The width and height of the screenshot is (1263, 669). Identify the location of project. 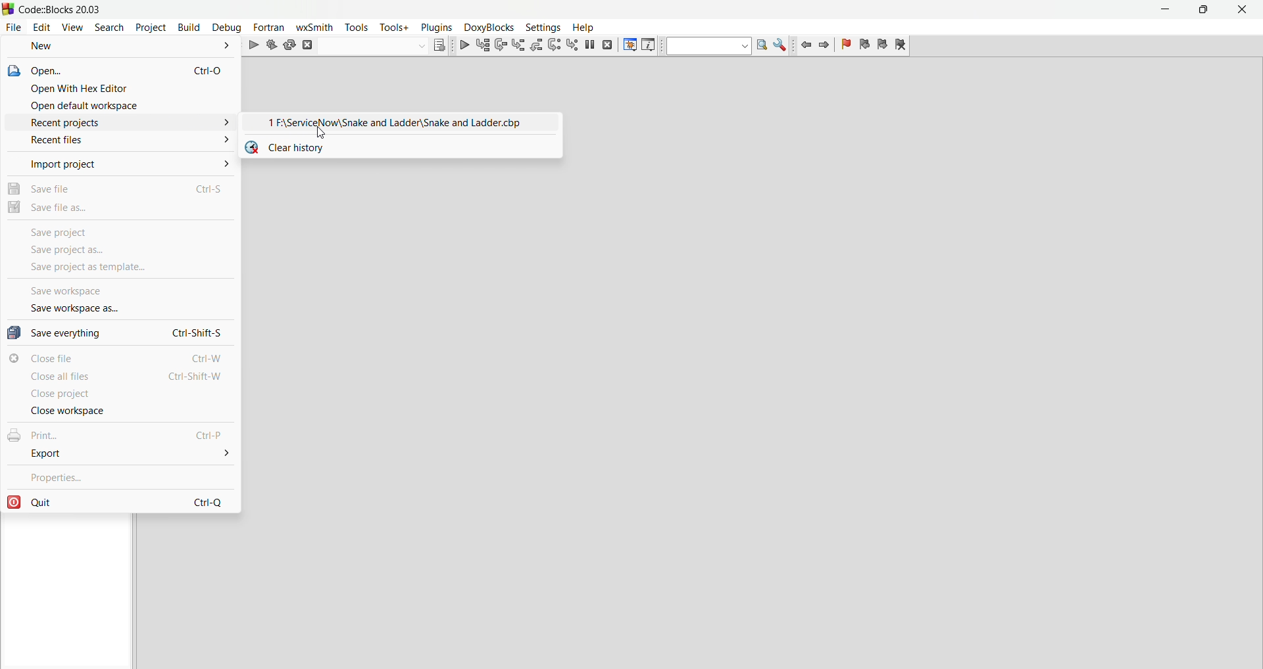
(151, 28).